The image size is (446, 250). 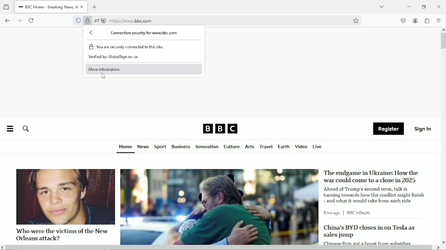 What do you see at coordinates (78, 20) in the screenshot?
I see `No trackers known to firefox were detected on this page` at bounding box center [78, 20].